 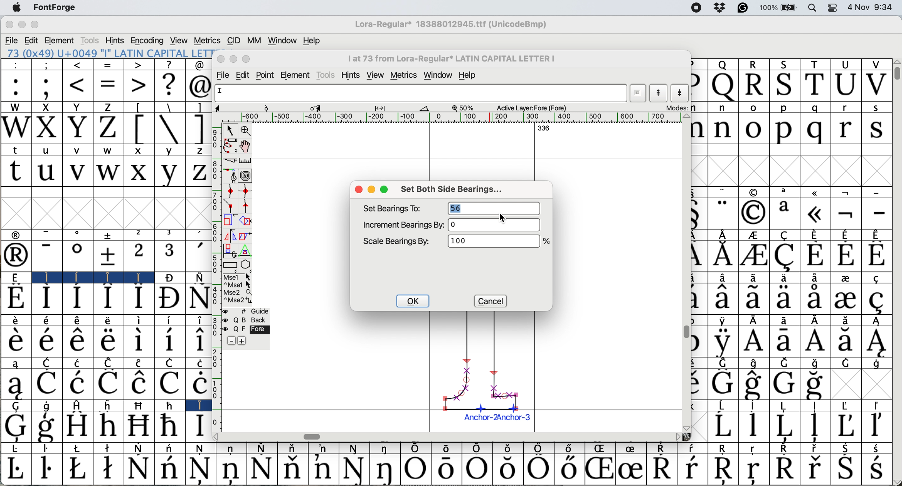 What do you see at coordinates (11, 41) in the screenshot?
I see `file` at bounding box center [11, 41].